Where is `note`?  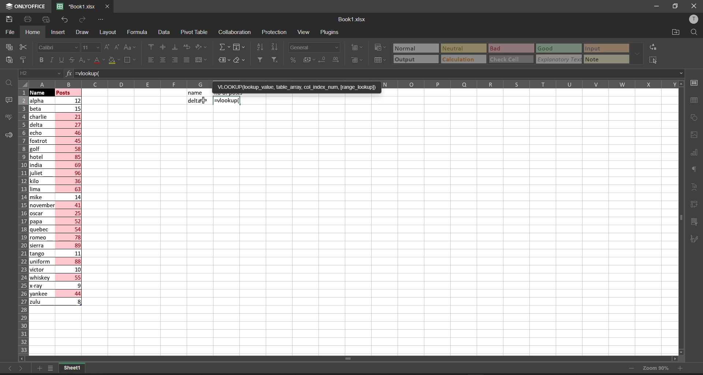
note is located at coordinates (598, 58).